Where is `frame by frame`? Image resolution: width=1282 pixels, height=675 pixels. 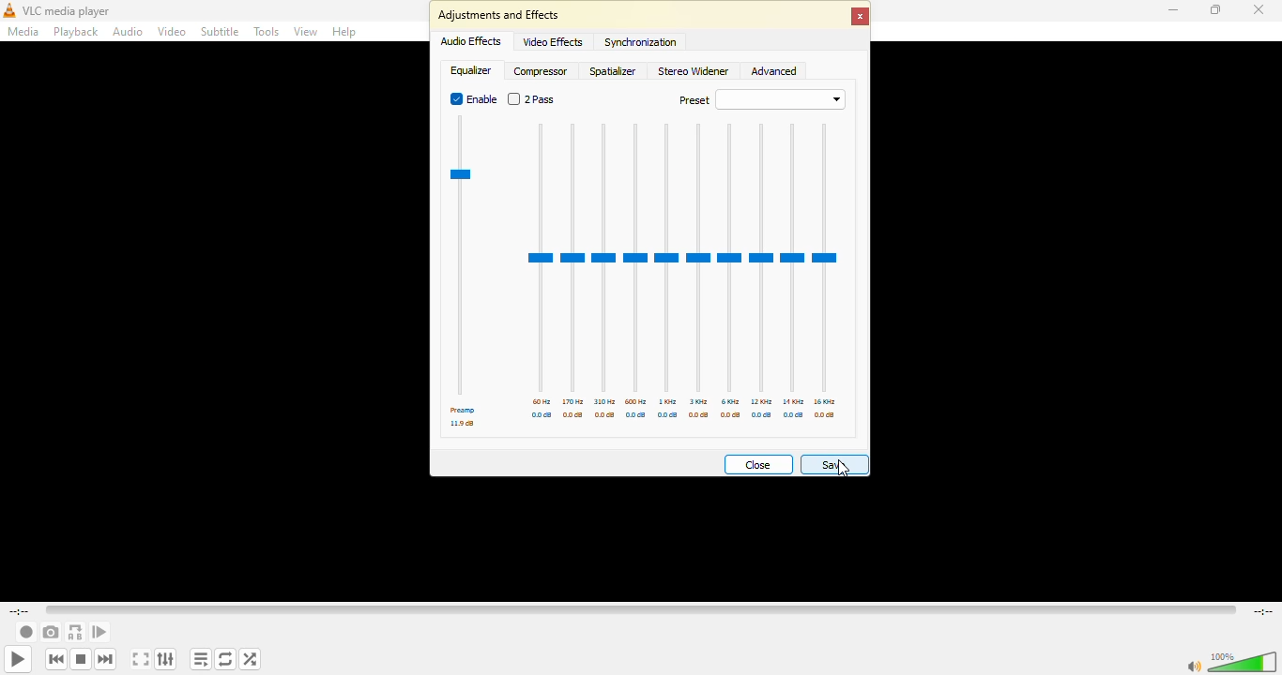 frame by frame is located at coordinates (99, 631).